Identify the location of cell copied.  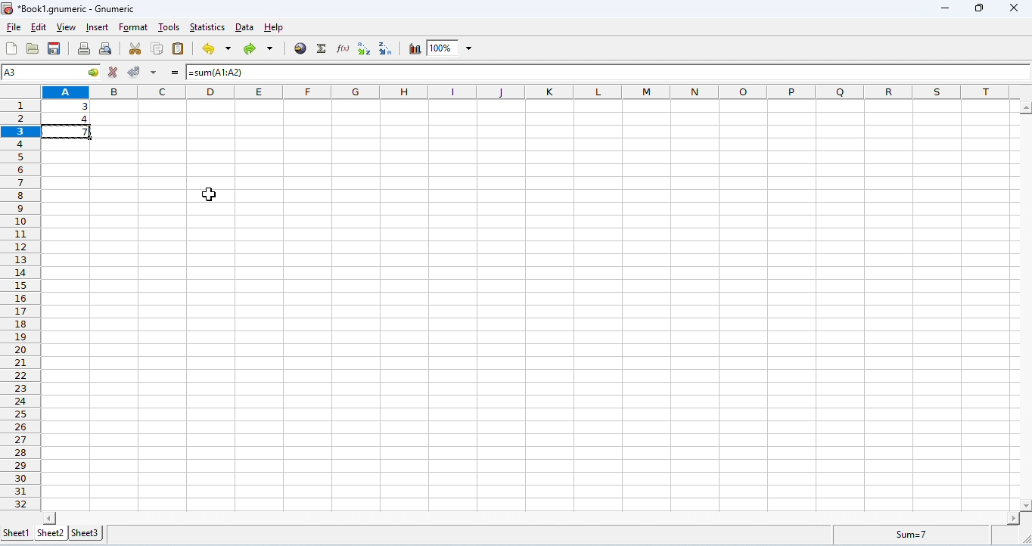
(68, 131).